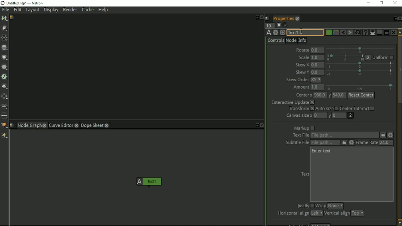 The width and height of the screenshot is (402, 226). I want to click on Vertical align, so click(336, 213).